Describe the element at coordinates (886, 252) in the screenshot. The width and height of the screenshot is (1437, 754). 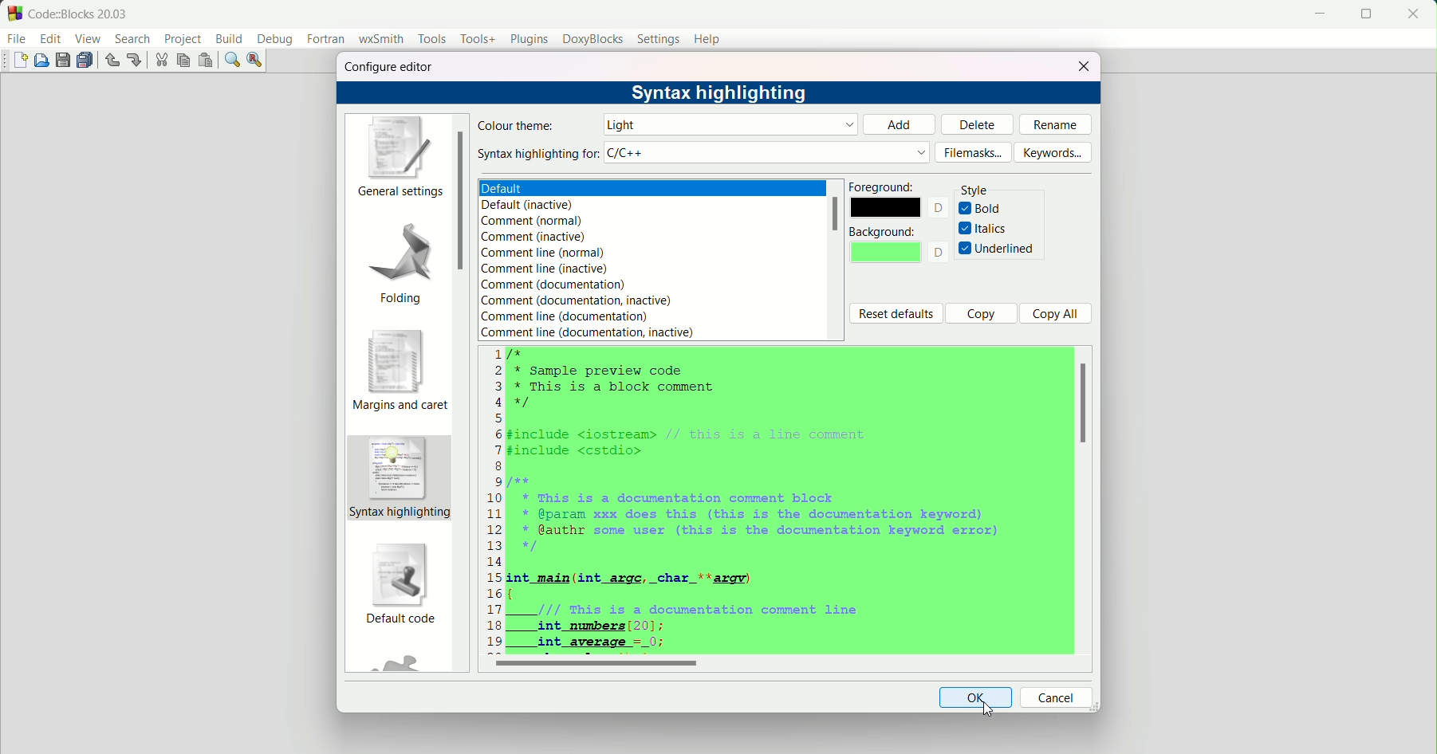
I see `background` at that location.